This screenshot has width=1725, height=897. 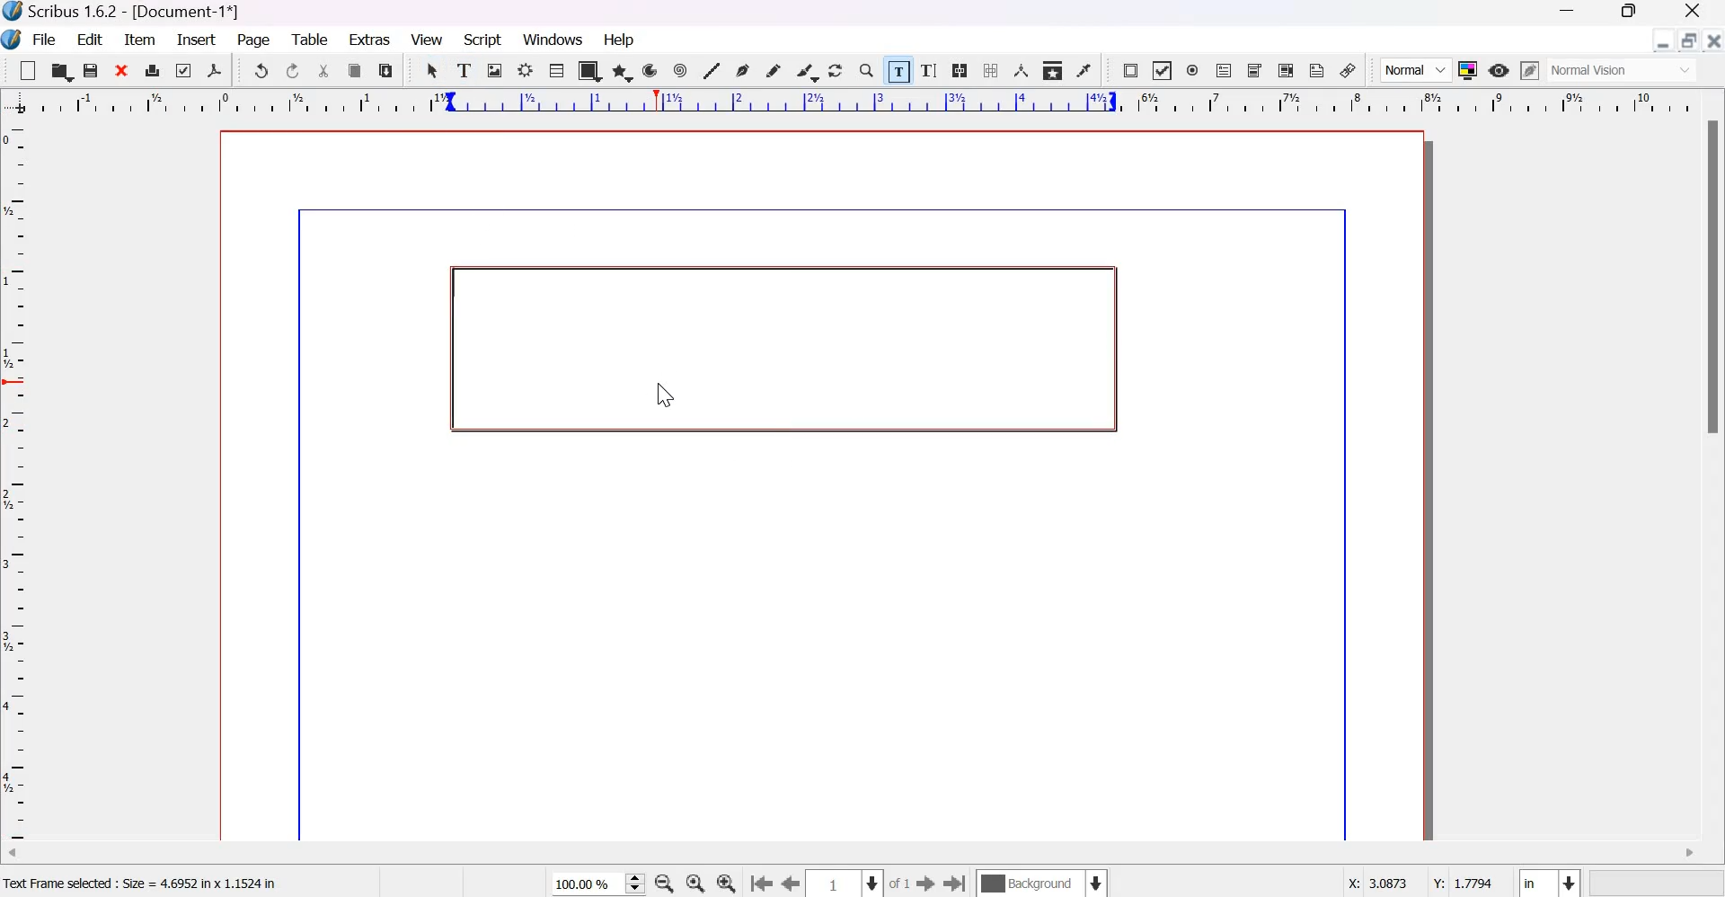 What do you see at coordinates (742, 70) in the screenshot?
I see `Bezier curve` at bounding box center [742, 70].